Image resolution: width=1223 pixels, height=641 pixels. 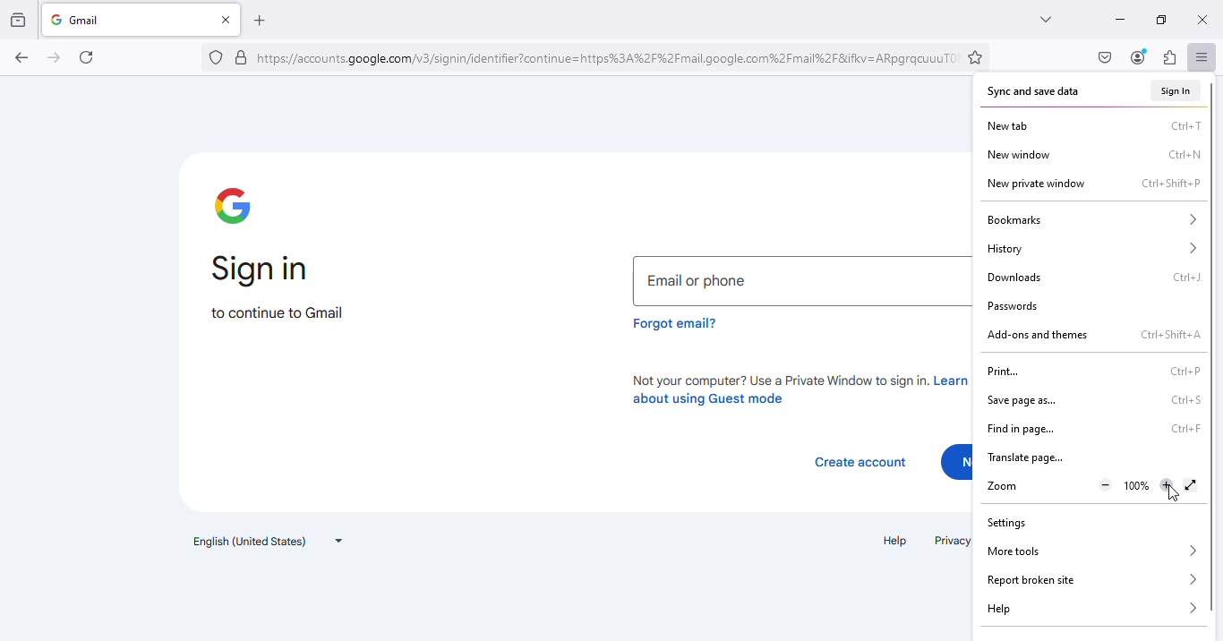 What do you see at coordinates (1006, 372) in the screenshot?
I see `print` at bounding box center [1006, 372].